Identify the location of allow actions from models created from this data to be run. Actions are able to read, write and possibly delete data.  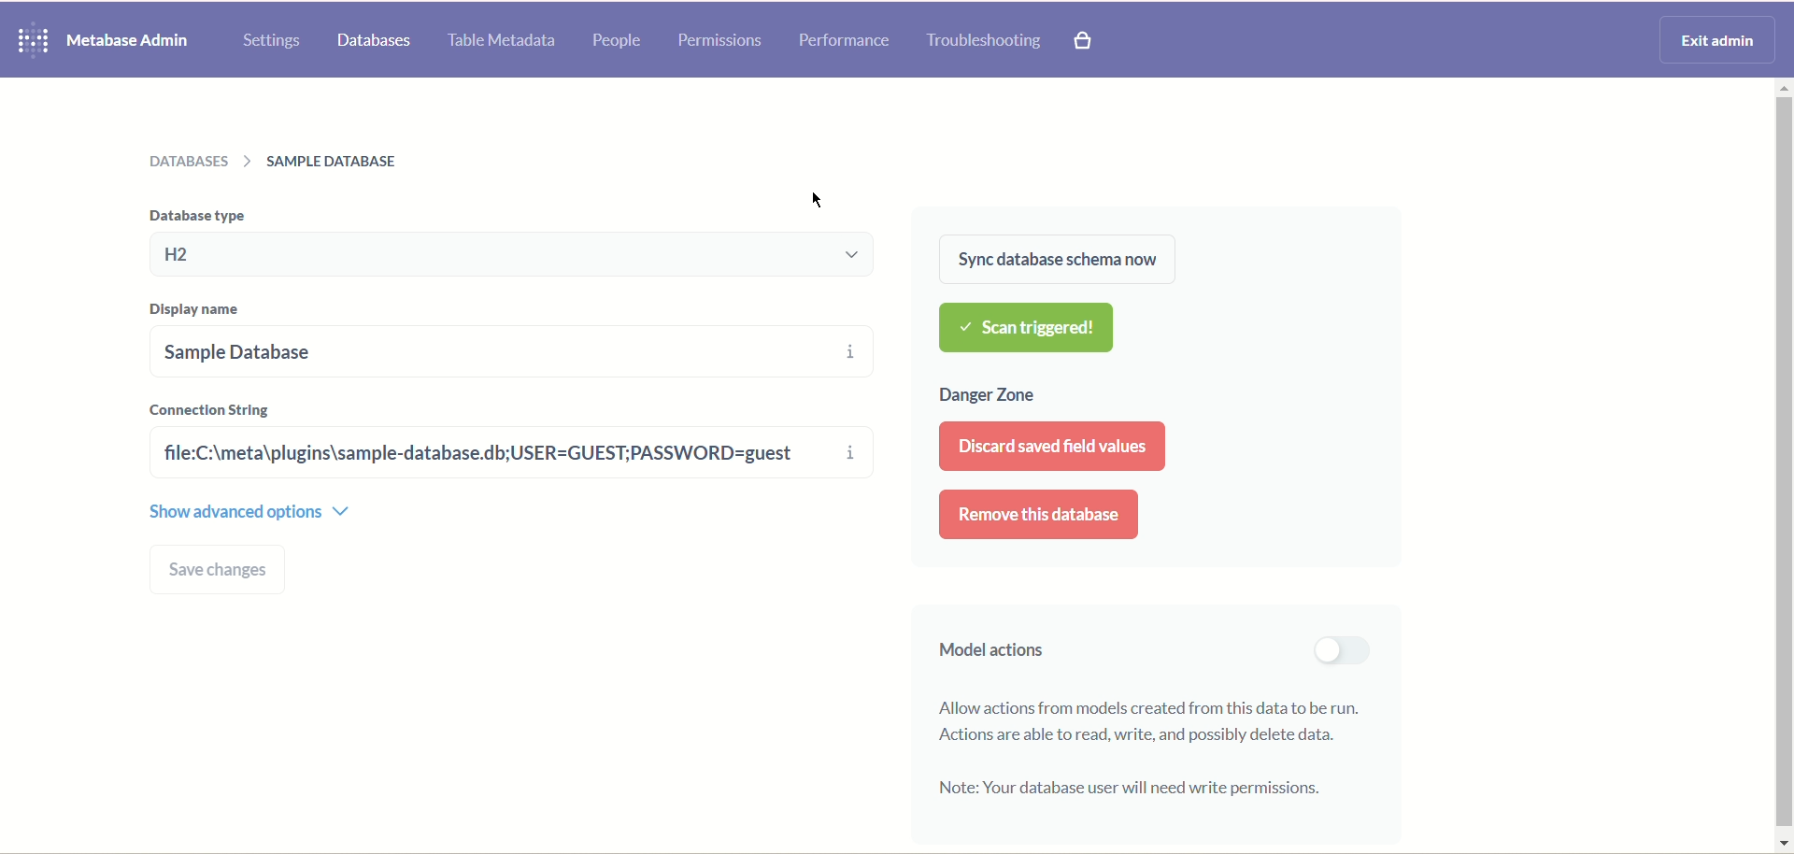
(1157, 719).